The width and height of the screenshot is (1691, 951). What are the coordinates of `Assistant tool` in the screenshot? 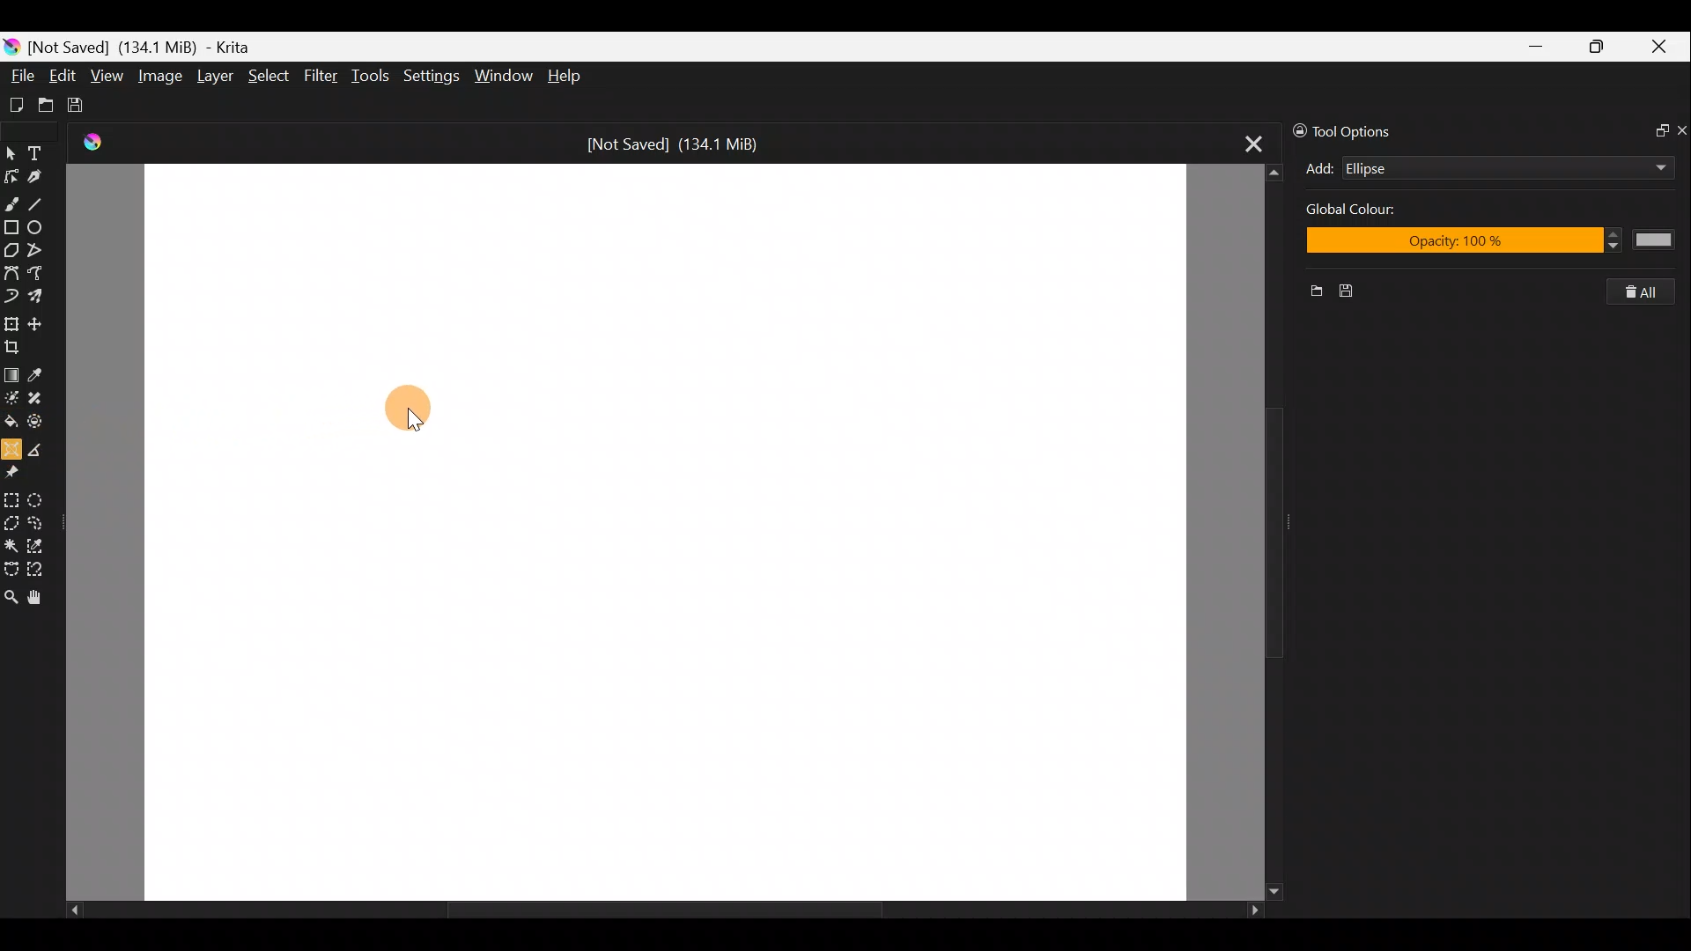 It's located at (11, 447).